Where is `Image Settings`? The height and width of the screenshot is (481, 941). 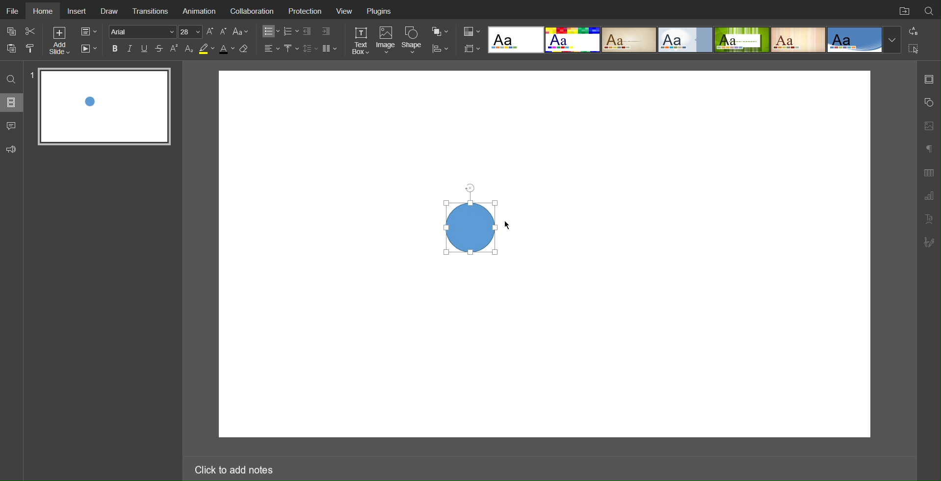
Image Settings is located at coordinates (928, 125).